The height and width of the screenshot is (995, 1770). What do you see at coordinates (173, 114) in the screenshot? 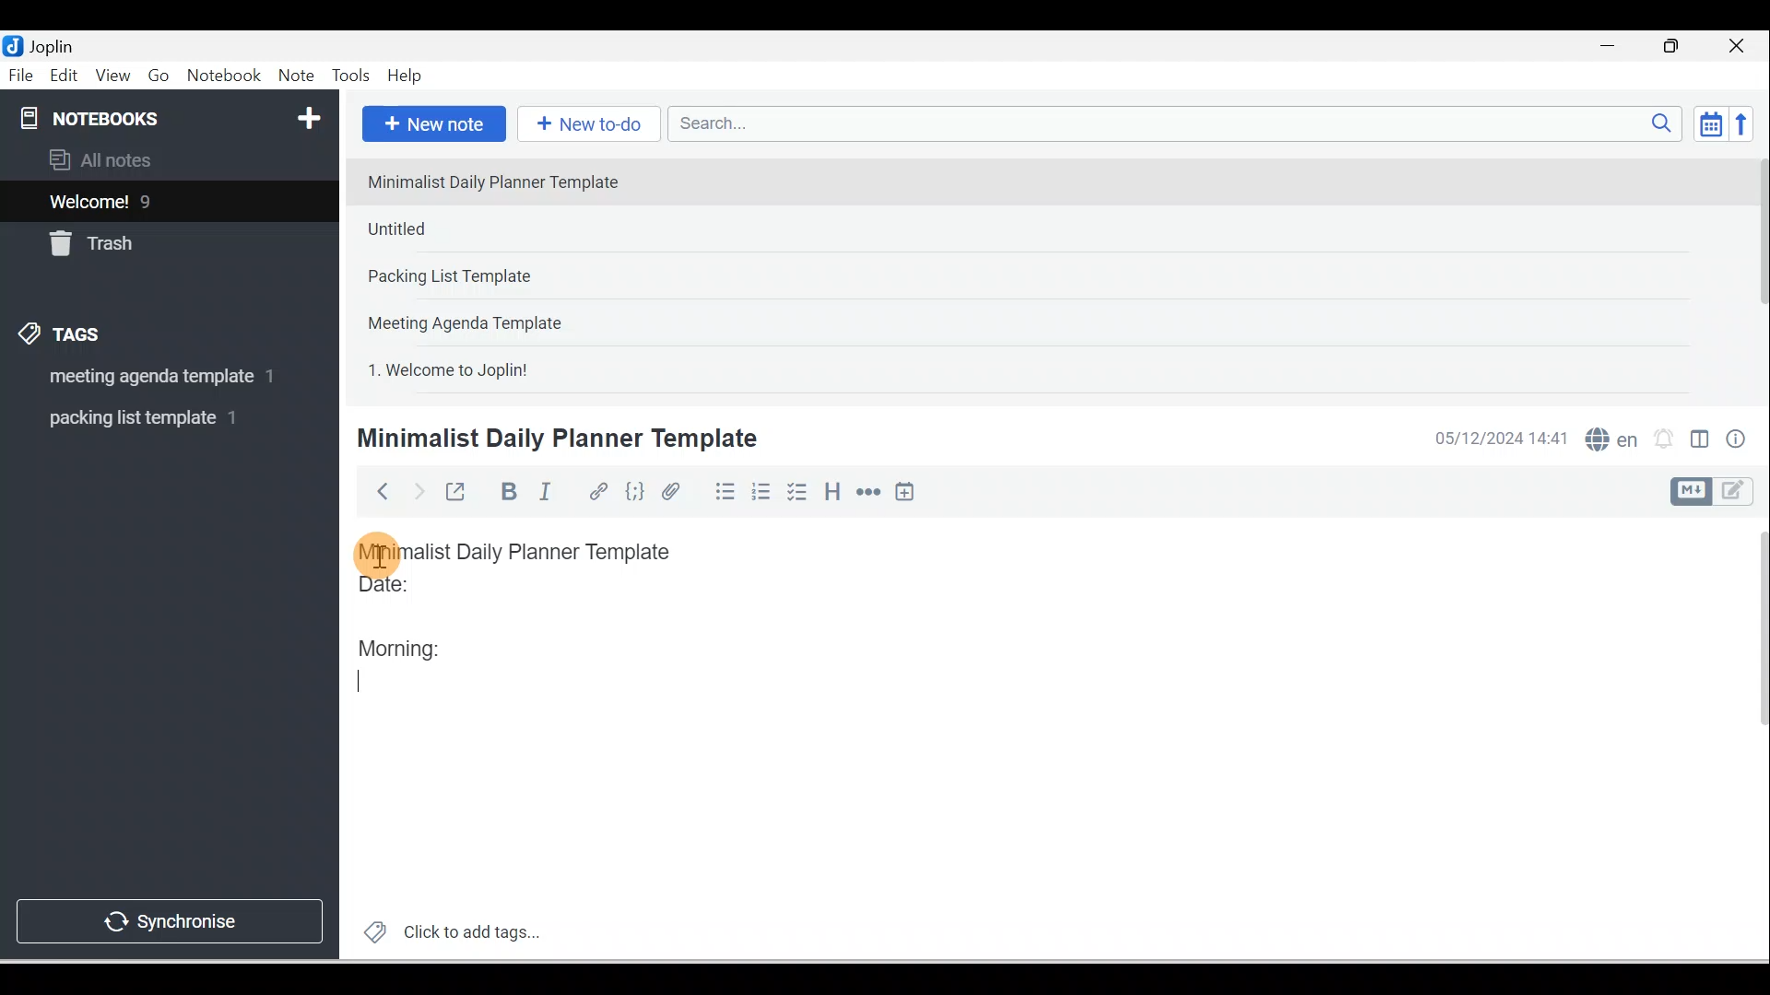
I see `Notebooks` at bounding box center [173, 114].